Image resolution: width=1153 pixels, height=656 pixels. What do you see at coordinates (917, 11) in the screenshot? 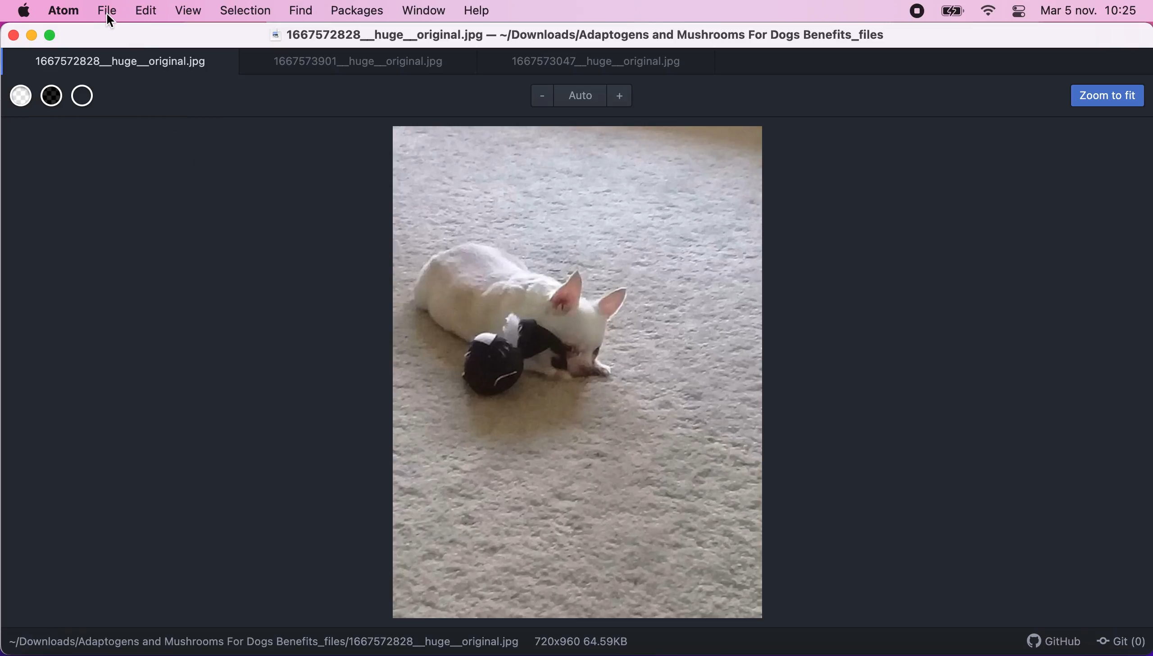
I see `recording stopped` at bounding box center [917, 11].